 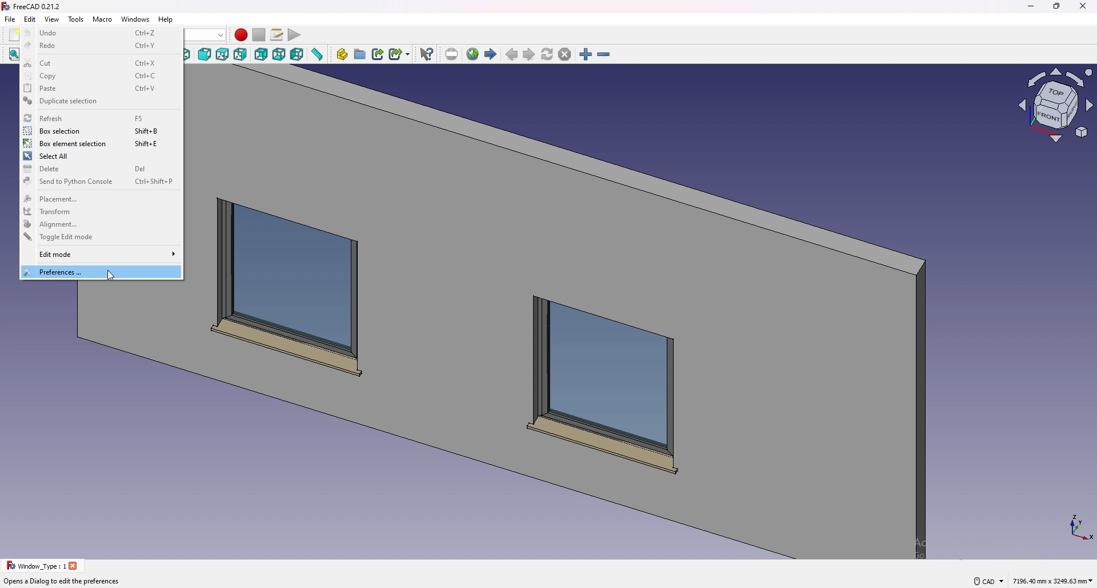 I want to click on record macros, so click(x=241, y=35).